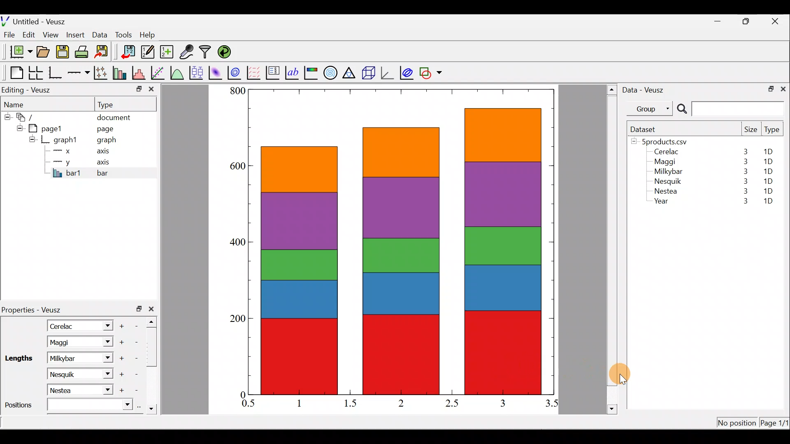 The height and width of the screenshot is (444, 790). What do you see at coordinates (237, 90) in the screenshot?
I see `800` at bounding box center [237, 90].